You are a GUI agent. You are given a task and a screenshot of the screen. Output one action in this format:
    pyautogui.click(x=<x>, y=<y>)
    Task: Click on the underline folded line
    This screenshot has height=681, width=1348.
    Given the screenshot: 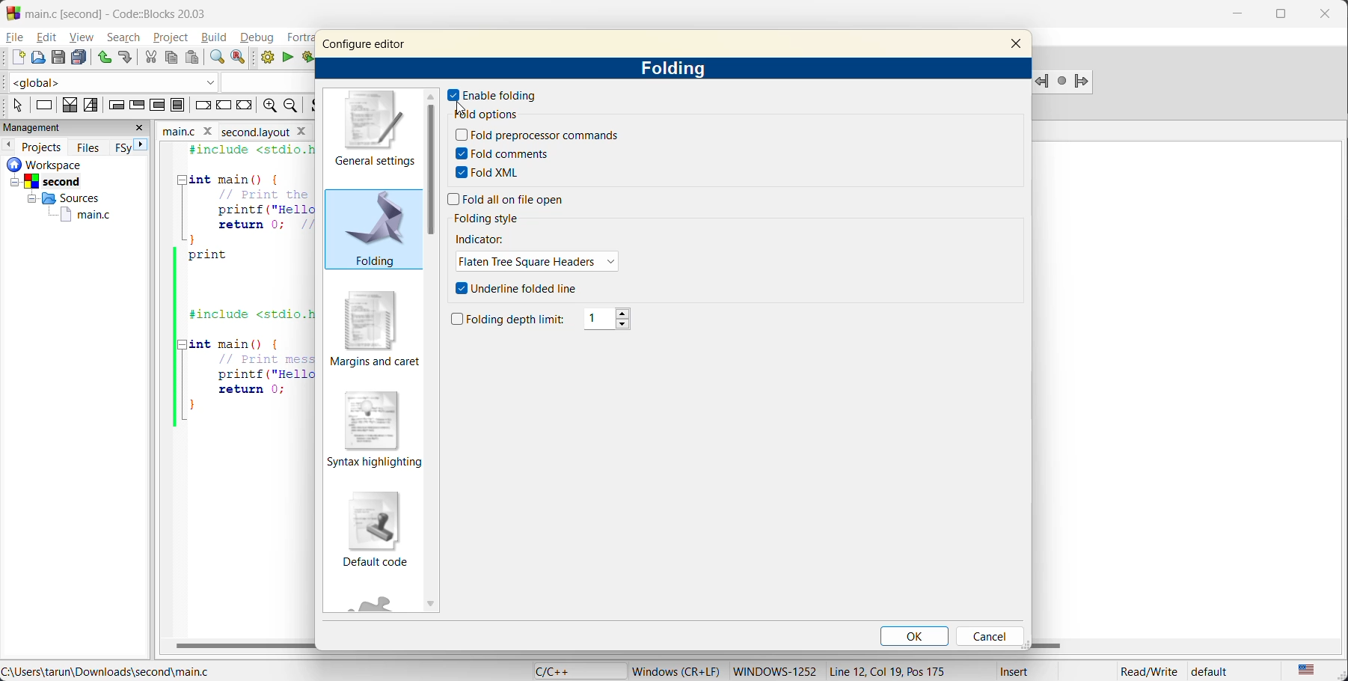 What is the action you would take?
    pyautogui.click(x=525, y=288)
    